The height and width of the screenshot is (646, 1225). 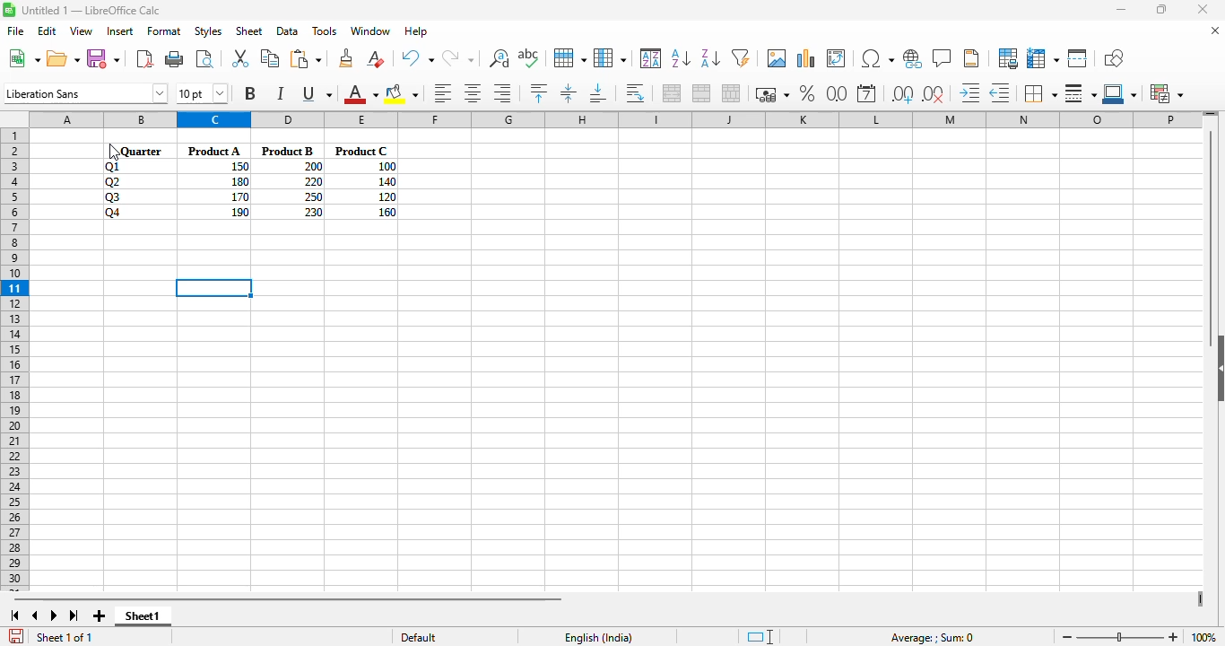 I want to click on format as number, so click(x=837, y=93).